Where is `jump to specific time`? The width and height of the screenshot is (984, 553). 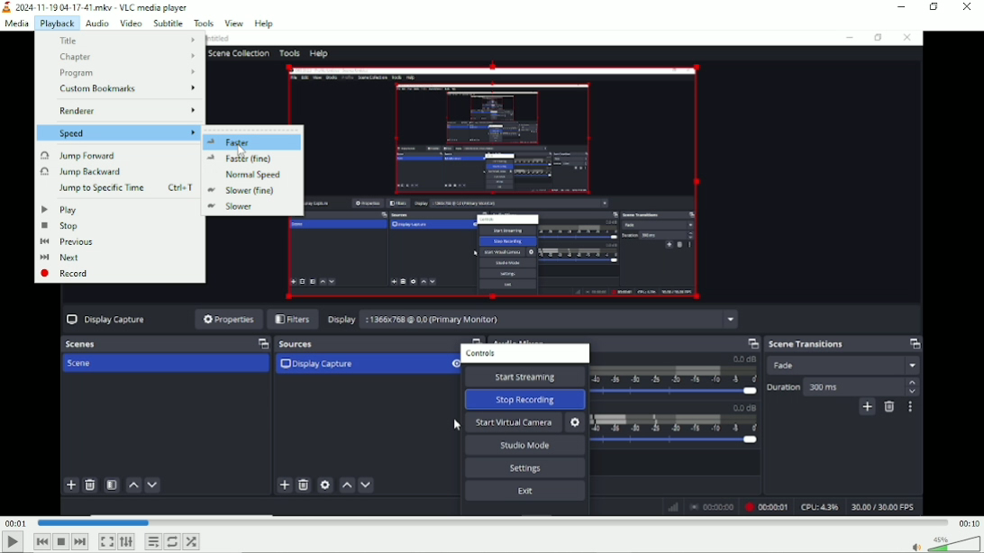 jump to specific time is located at coordinates (119, 187).